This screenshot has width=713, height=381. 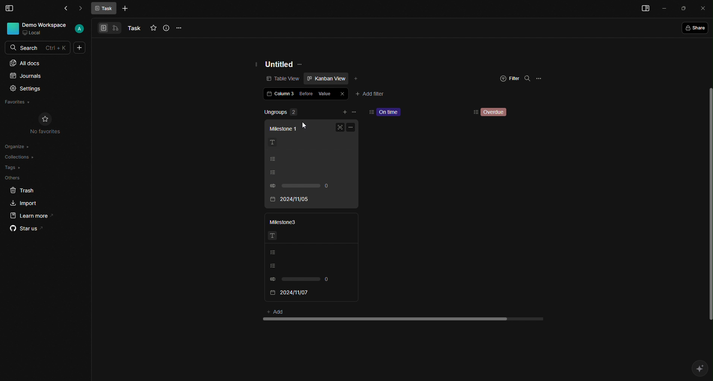 I want to click on Favourites, so click(x=153, y=28).